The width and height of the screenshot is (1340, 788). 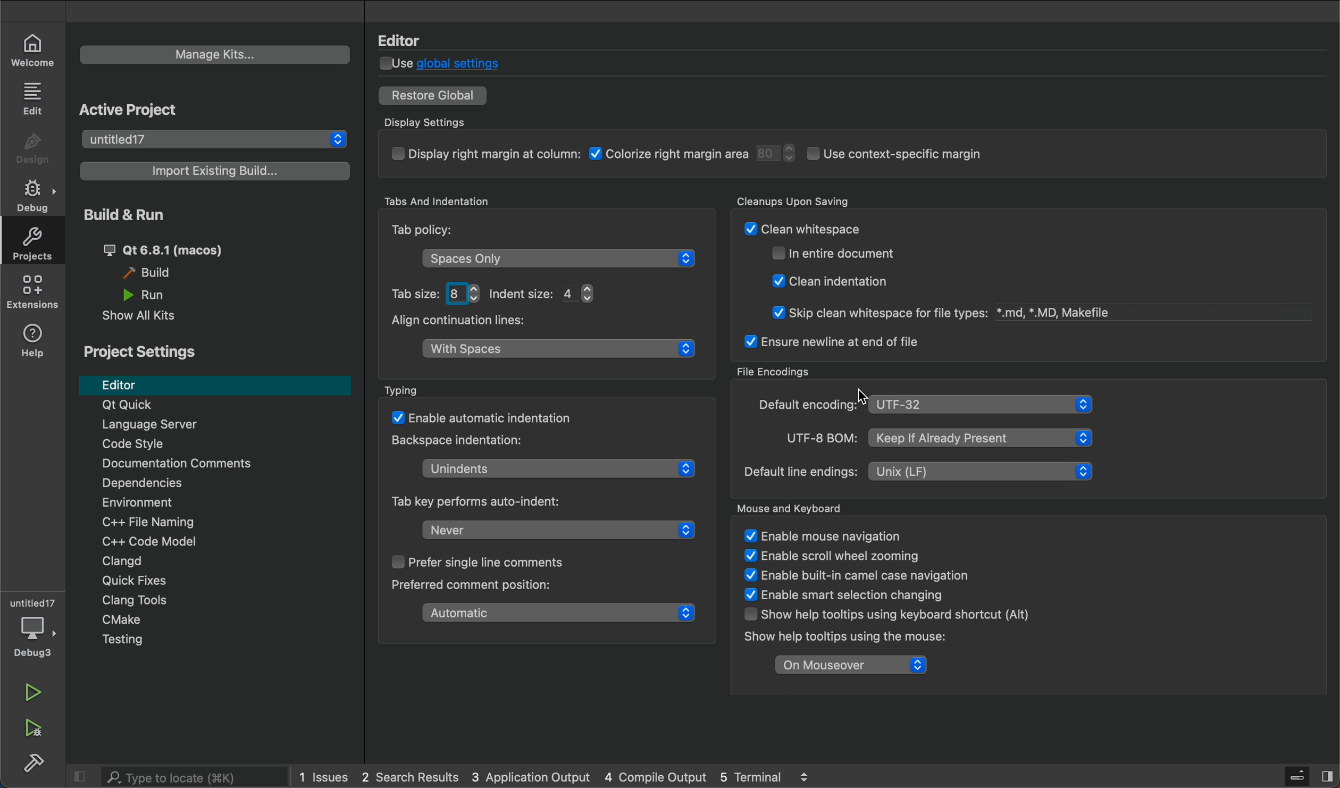 What do you see at coordinates (658, 776) in the screenshot?
I see `compile output` at bounding box center [658, 776].